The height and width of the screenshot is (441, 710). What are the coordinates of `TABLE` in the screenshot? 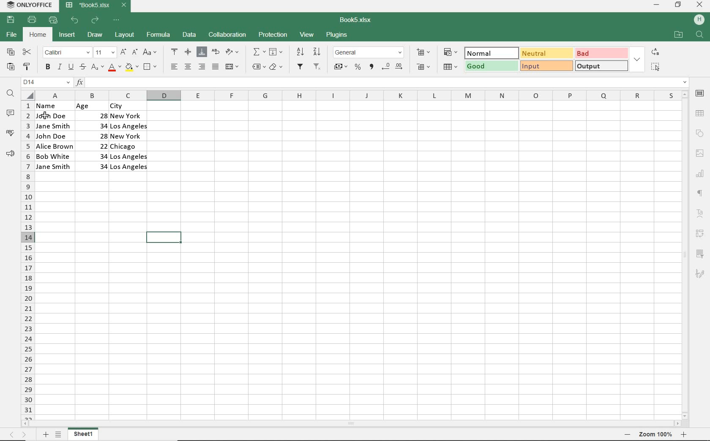 It's located at (700, 113).